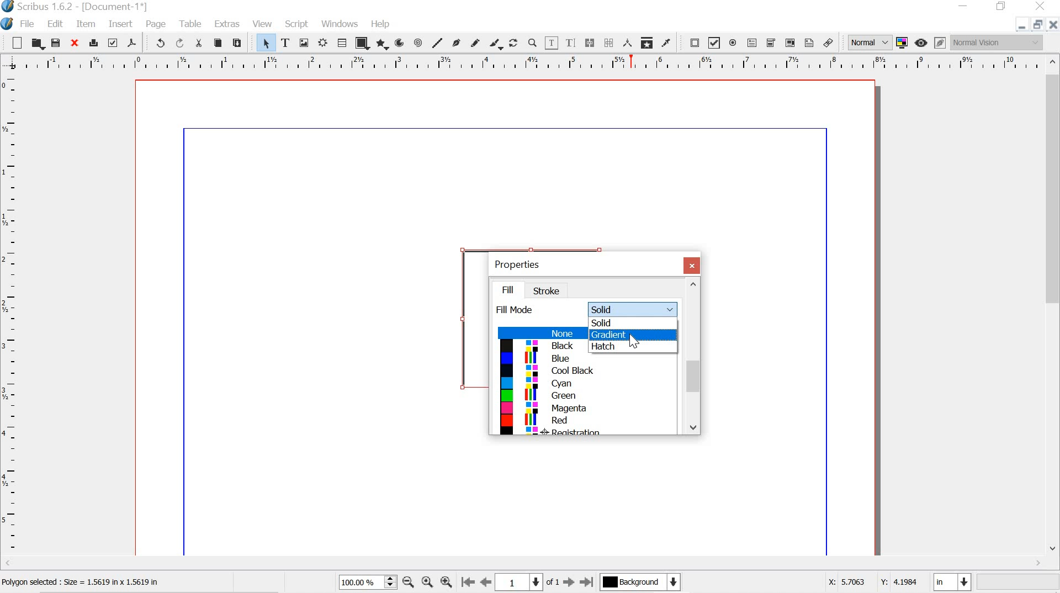 The width and height of the screenshot is (1060, 593). I want to click on scrollbar, so click(1052, 308).